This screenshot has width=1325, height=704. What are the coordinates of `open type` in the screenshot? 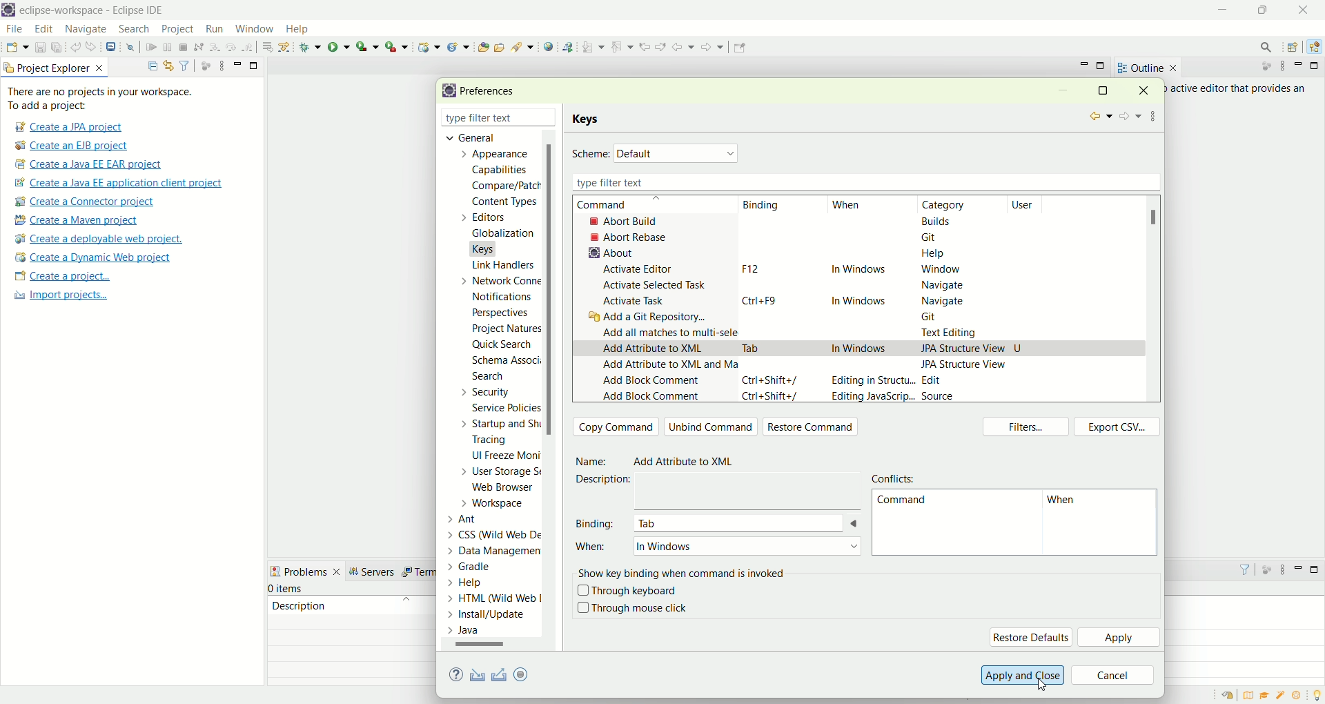 It's located at (482, 46).